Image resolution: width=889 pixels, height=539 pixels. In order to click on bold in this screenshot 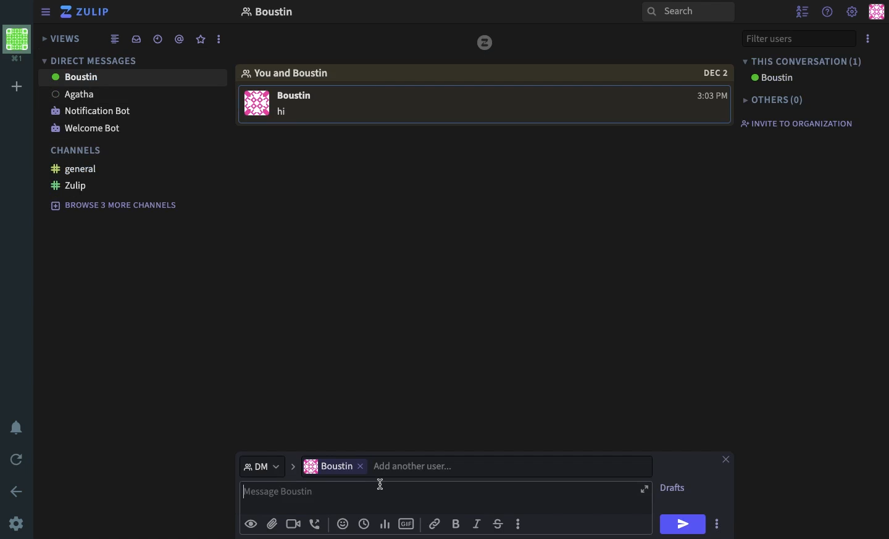, I will do `click(457, 524)`.